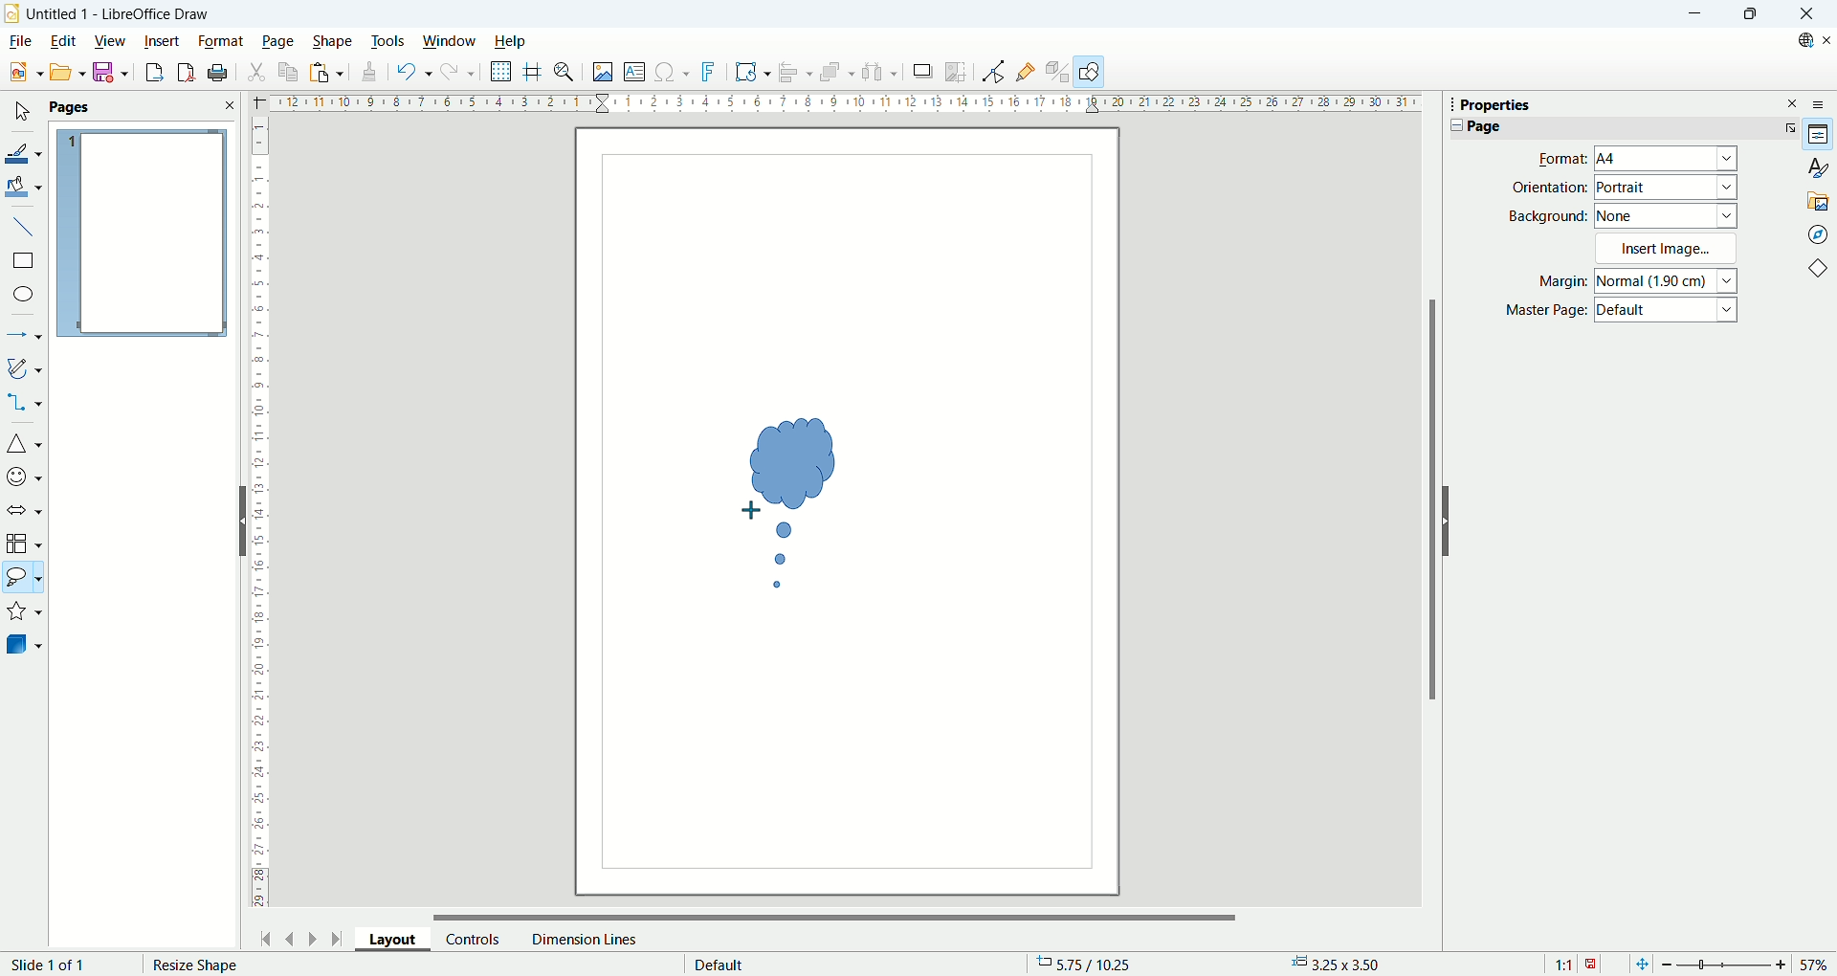 This screenshot has height=976, width=1837. I want to click on Portrait, so click(1667, 188).